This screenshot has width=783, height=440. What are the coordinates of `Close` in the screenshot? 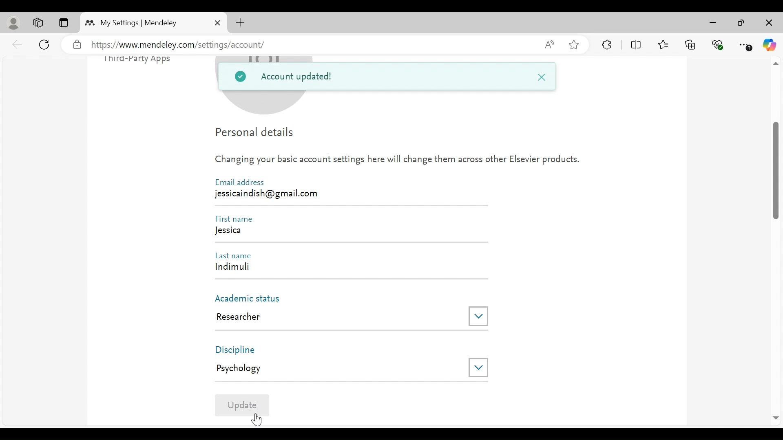 It's located at (768, 23).